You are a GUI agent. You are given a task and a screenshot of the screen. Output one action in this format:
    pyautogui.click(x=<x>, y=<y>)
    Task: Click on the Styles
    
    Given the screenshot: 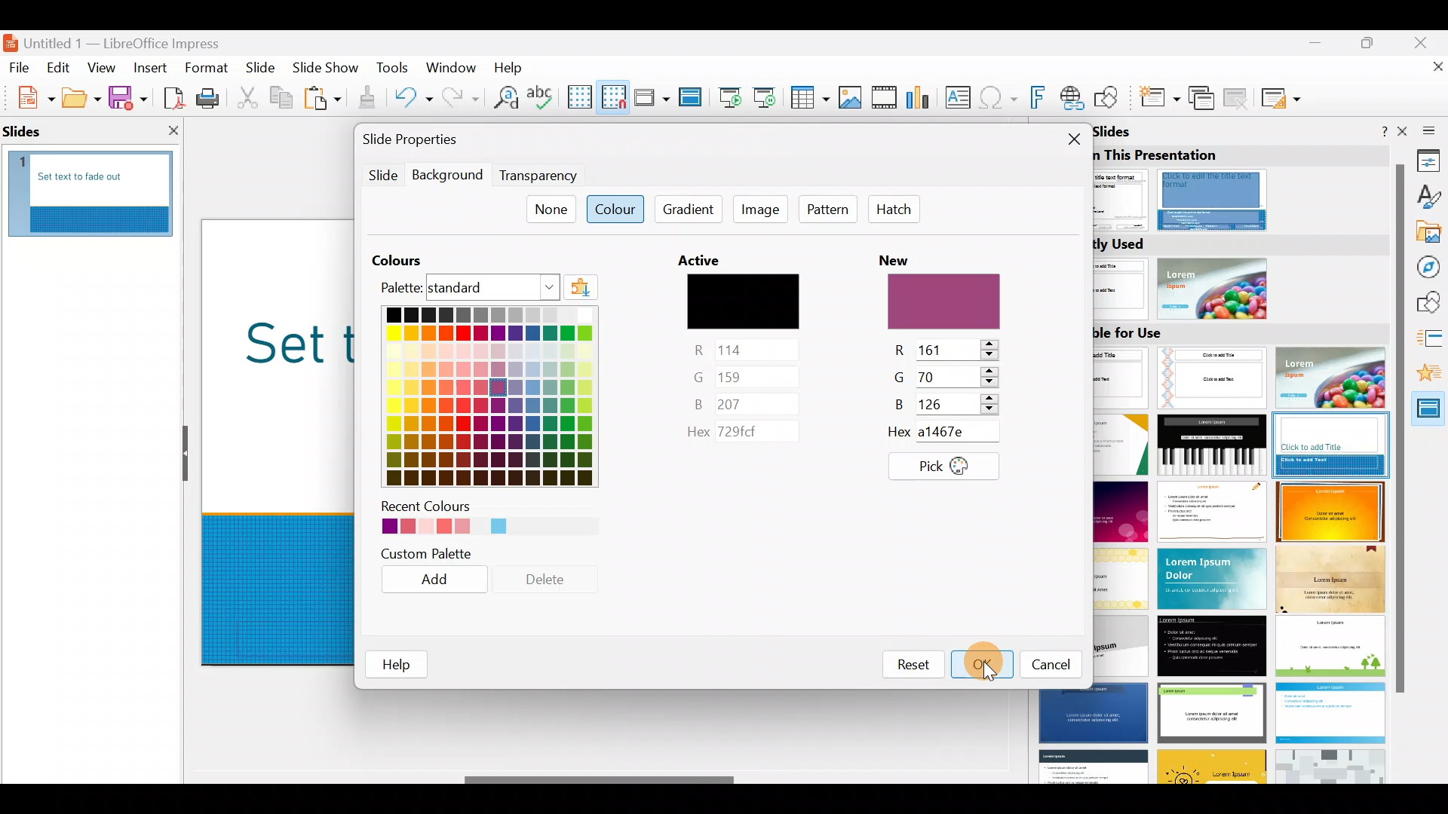 What is the action you would take?
    pyautogui.click(x=1429, y=199)
    